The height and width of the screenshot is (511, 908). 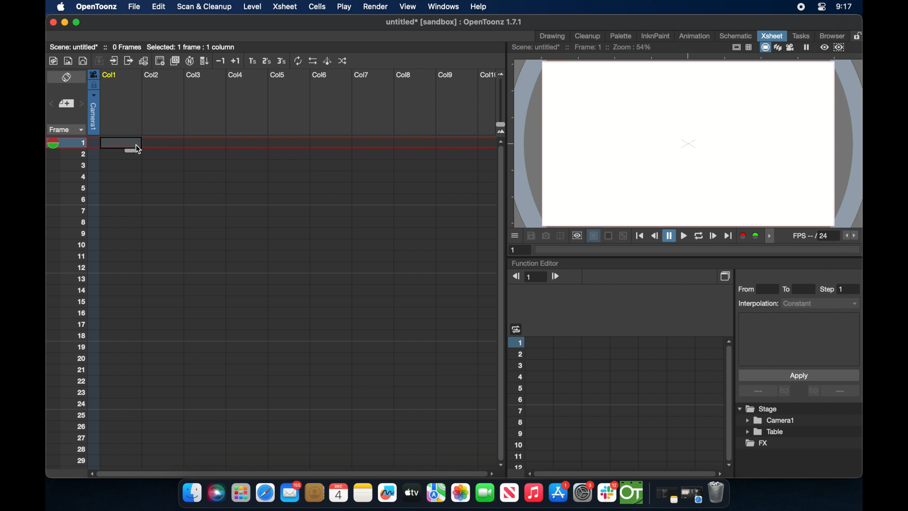 What do you see at coordinates (832, 289) in the screenshot?
I see `step` at bounding box center [832, 289].